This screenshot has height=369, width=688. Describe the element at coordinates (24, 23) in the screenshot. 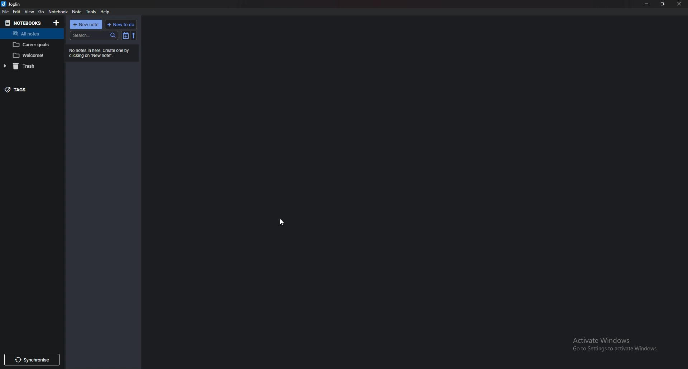

I see `notebooks` at that location.